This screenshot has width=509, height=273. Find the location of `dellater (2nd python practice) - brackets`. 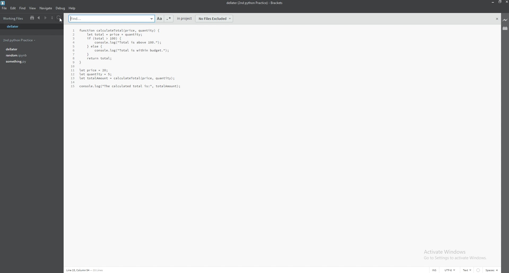

dellater (2nd python practice) - brackets is located at coordinates (254, 3).